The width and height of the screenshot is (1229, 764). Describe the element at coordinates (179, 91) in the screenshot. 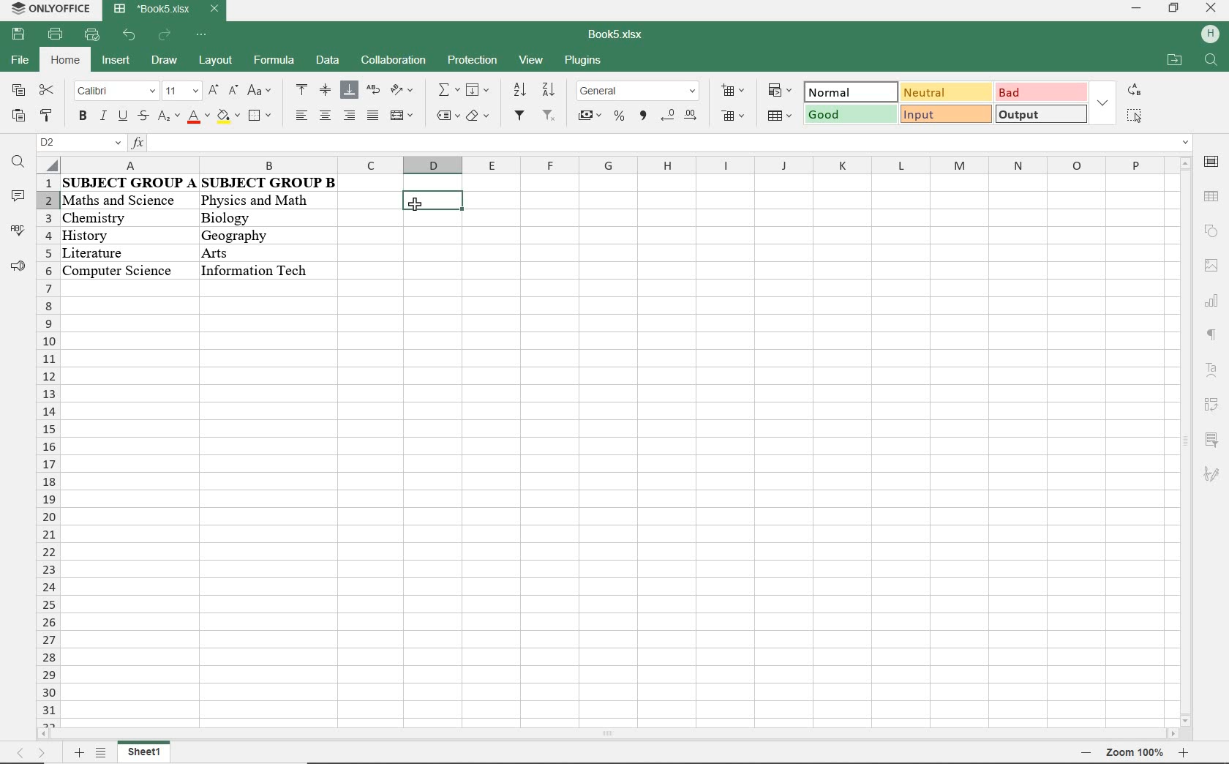

I see `font size` at that location.